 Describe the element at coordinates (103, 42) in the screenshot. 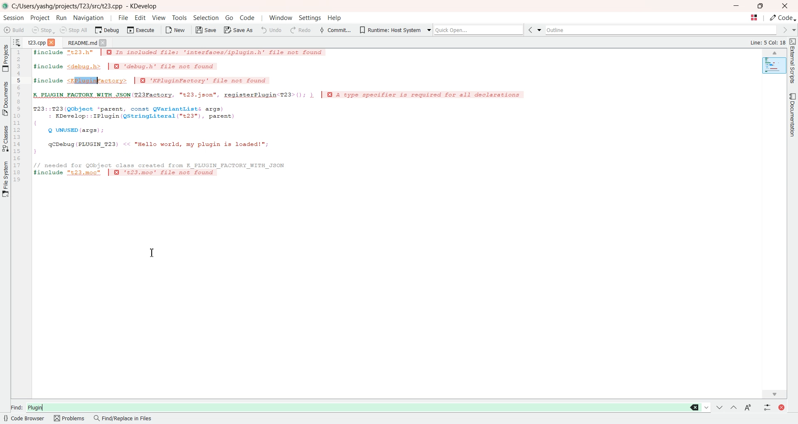

I see `Close` at that location.